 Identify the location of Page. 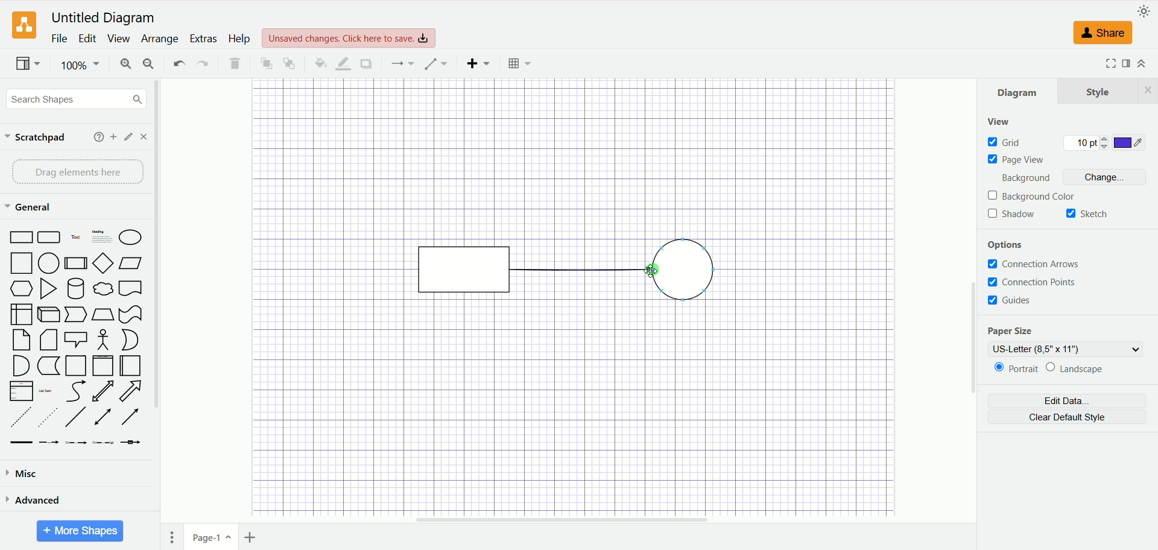
(22, 340).